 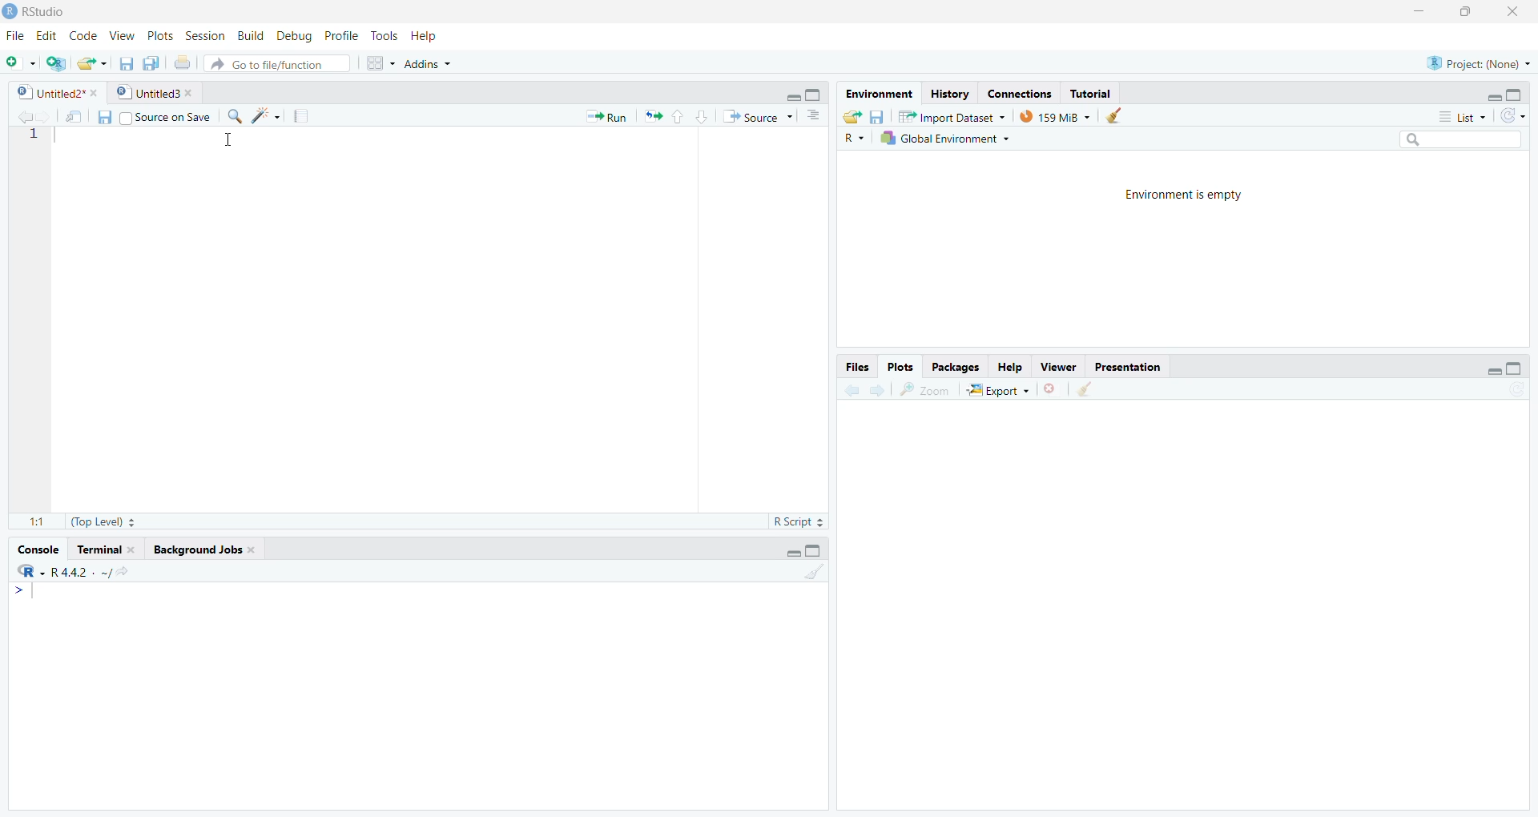 I want to click on Build, so click(x=250, y=38).